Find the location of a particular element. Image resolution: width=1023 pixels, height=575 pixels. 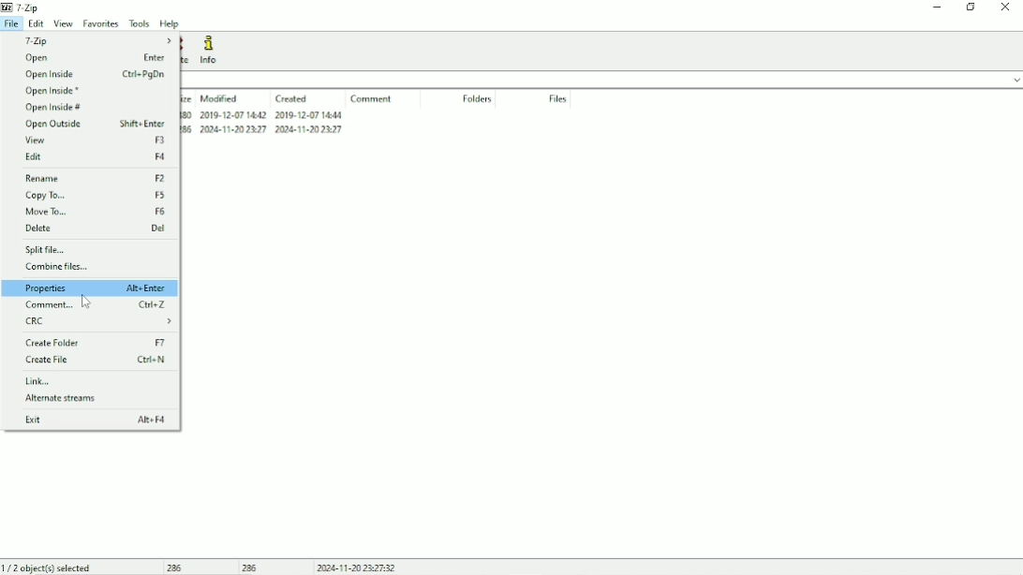

Combine files is located at coordinates (59, 266).